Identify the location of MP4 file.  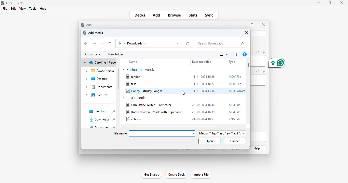
(235, 112).